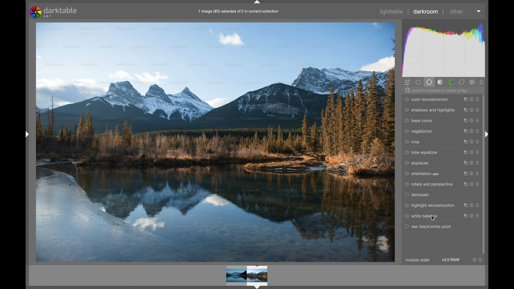 The image size is (514, 289). I want to click on reset parameter, so click(474, 260).